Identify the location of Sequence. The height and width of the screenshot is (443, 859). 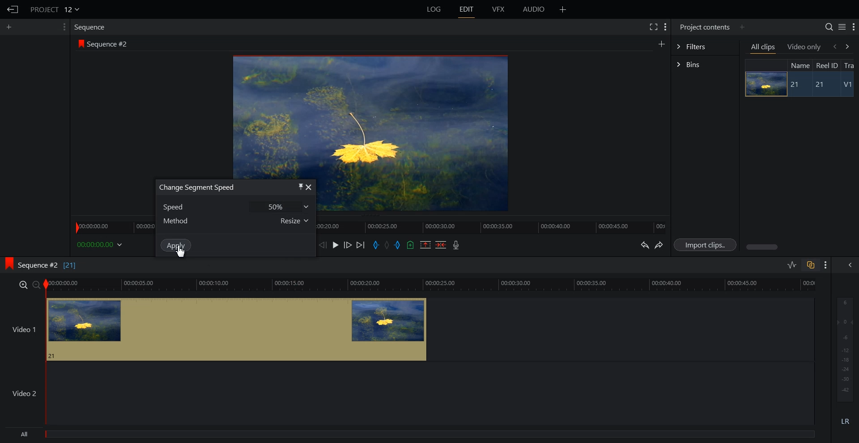
(92, 27).